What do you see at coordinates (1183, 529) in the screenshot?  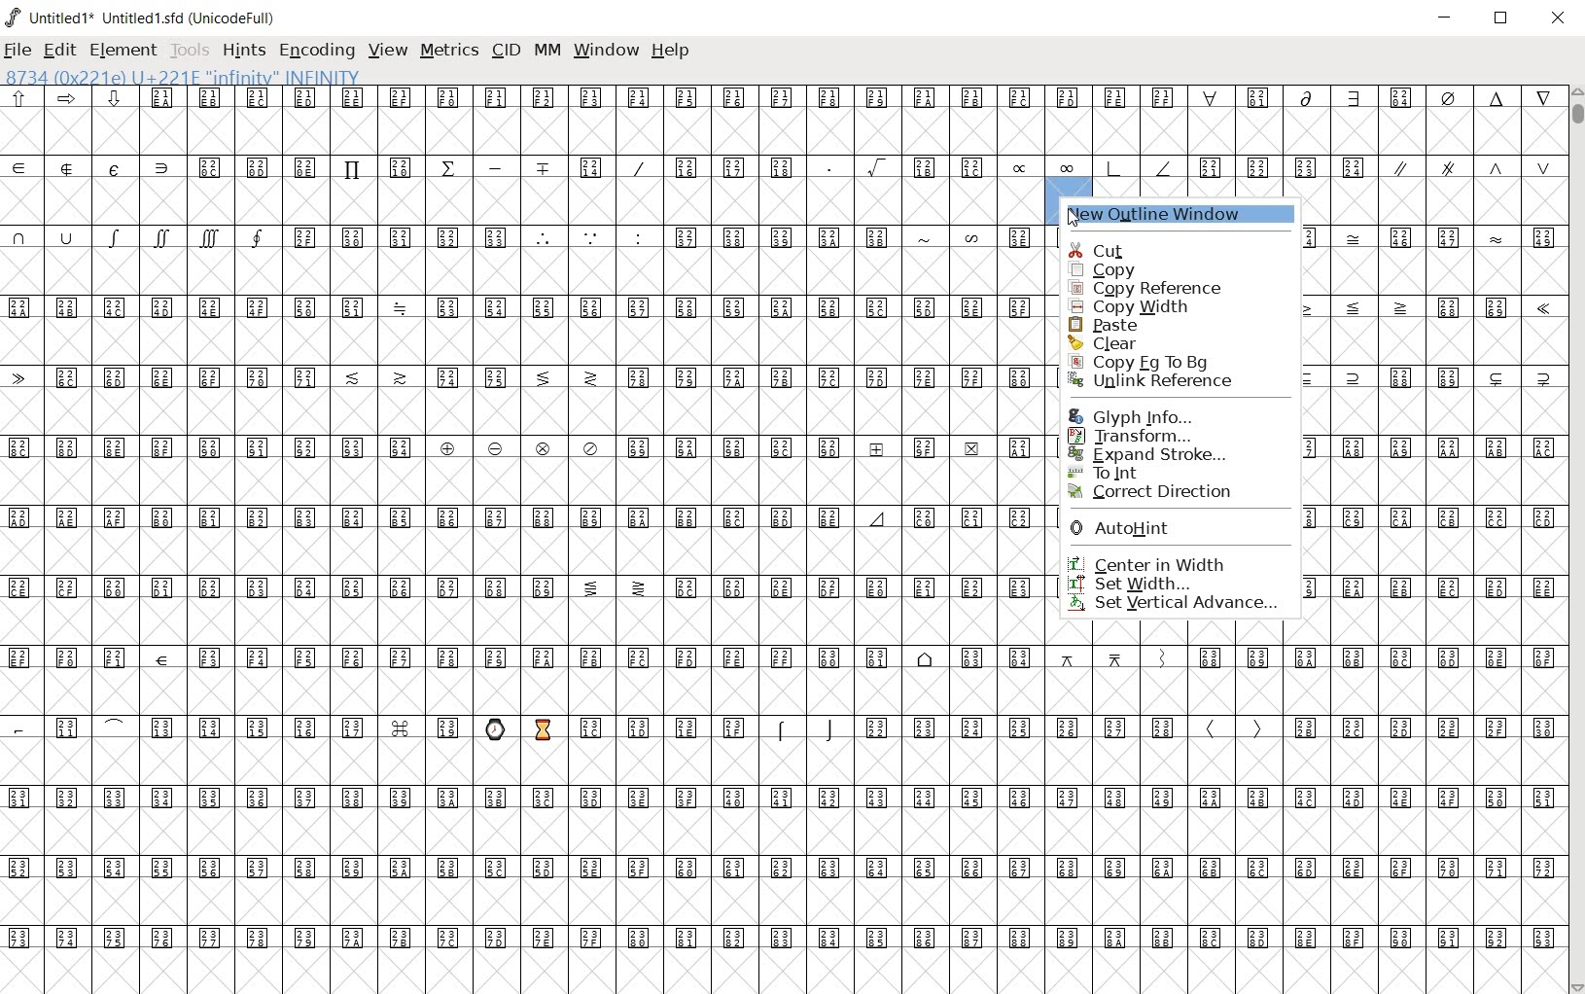 I see `AutoHint` at bounding box center [1183, 529].